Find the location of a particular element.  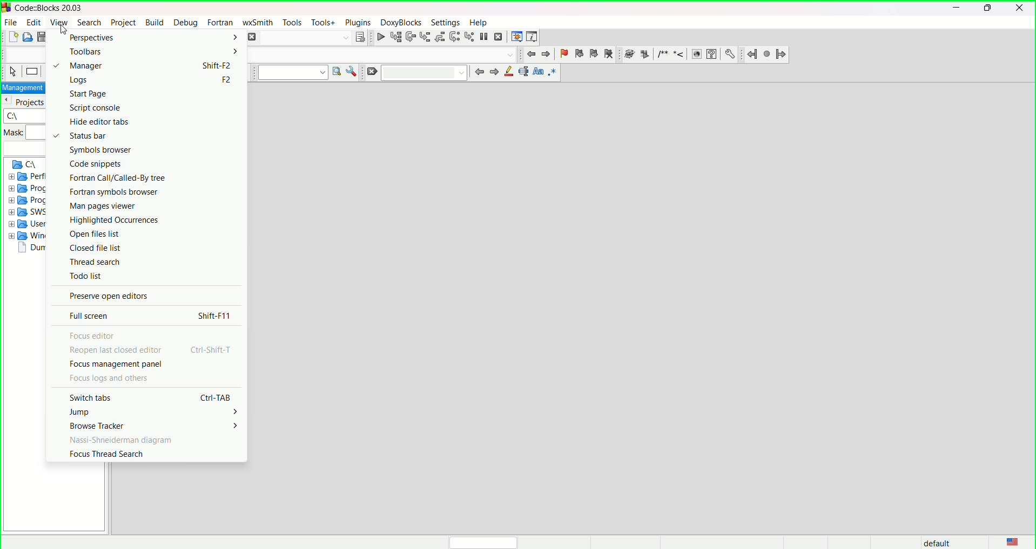

jump forward is located at coordinates (781, 54).